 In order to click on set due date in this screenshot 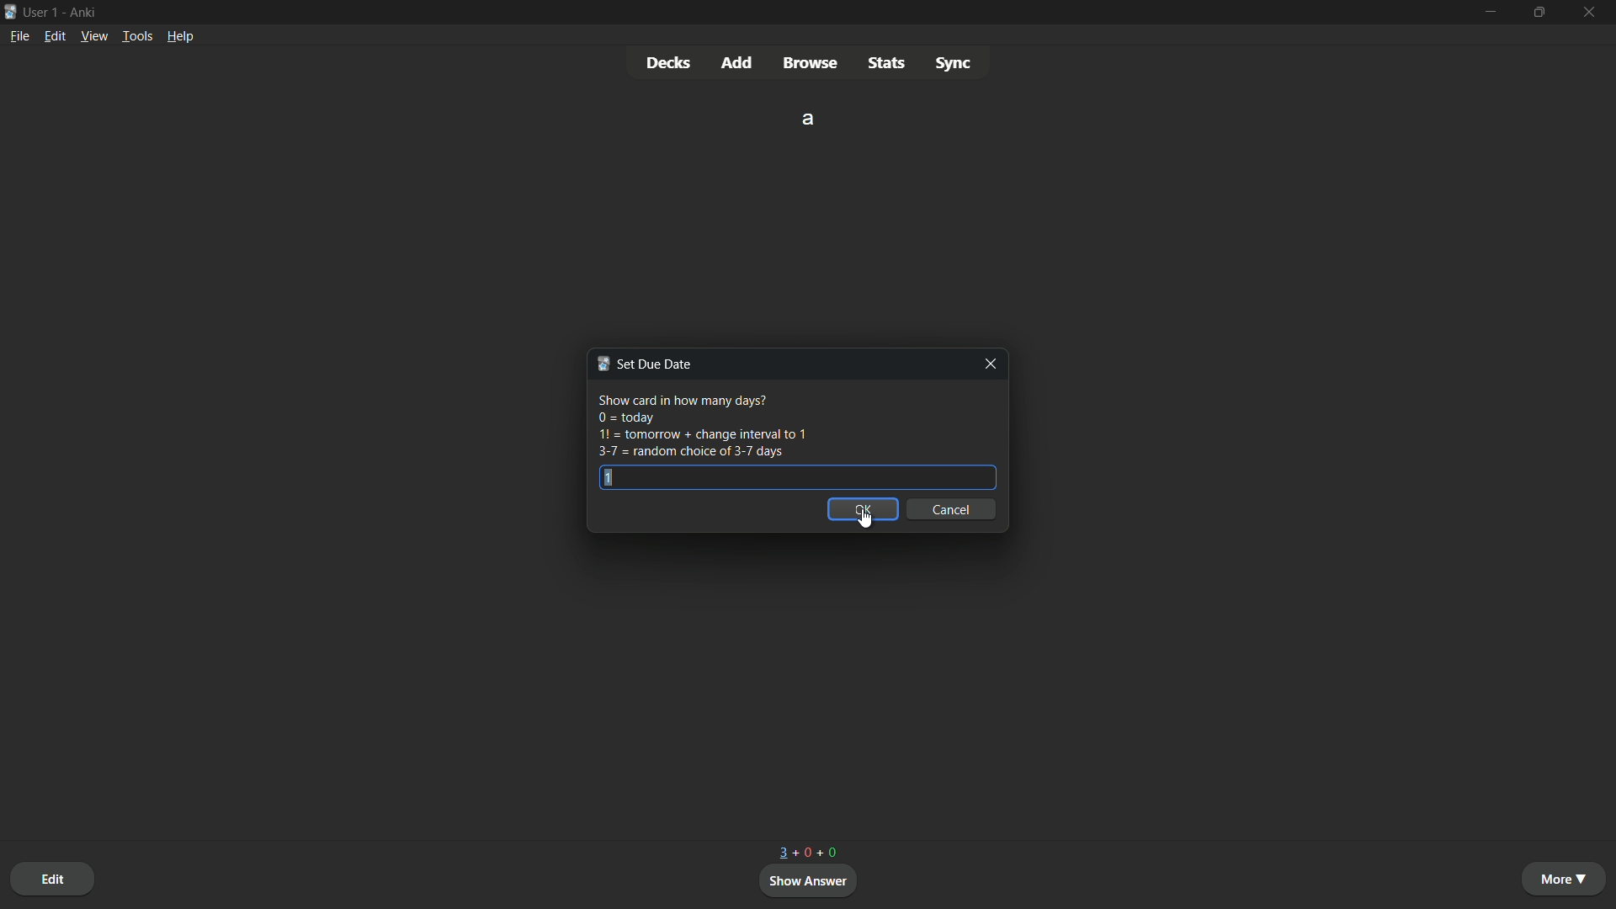, I will do `click(643, 364)`.